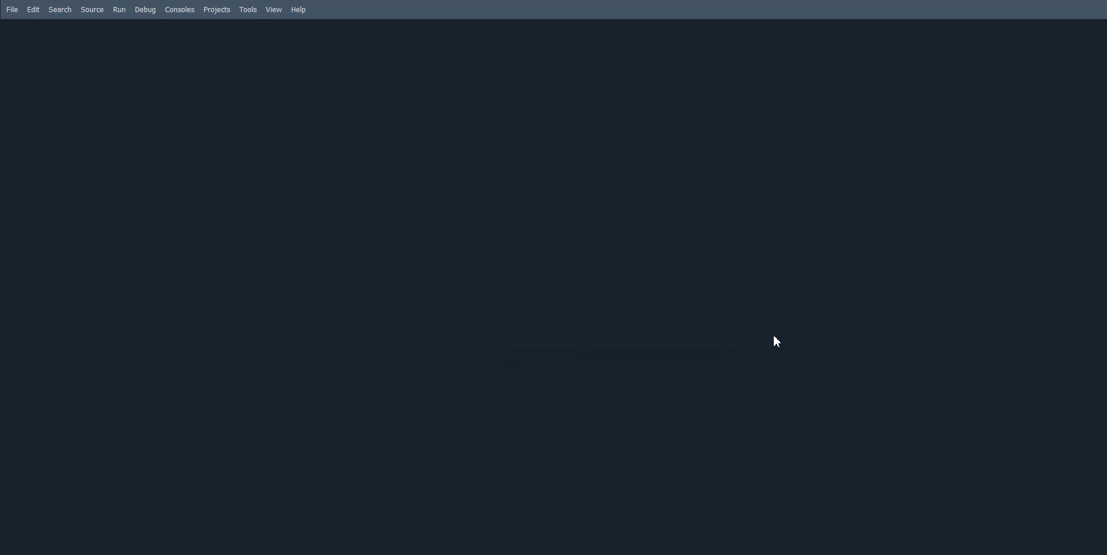  Describe the element at coordinates (248, 9) in the screenshot. I see `Tools` at that location.